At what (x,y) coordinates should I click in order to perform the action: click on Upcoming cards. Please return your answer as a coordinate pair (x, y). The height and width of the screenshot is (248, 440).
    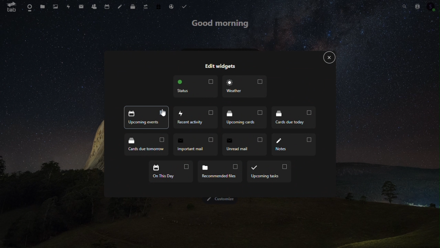
    Looking at the image, I should click on (245, 118).